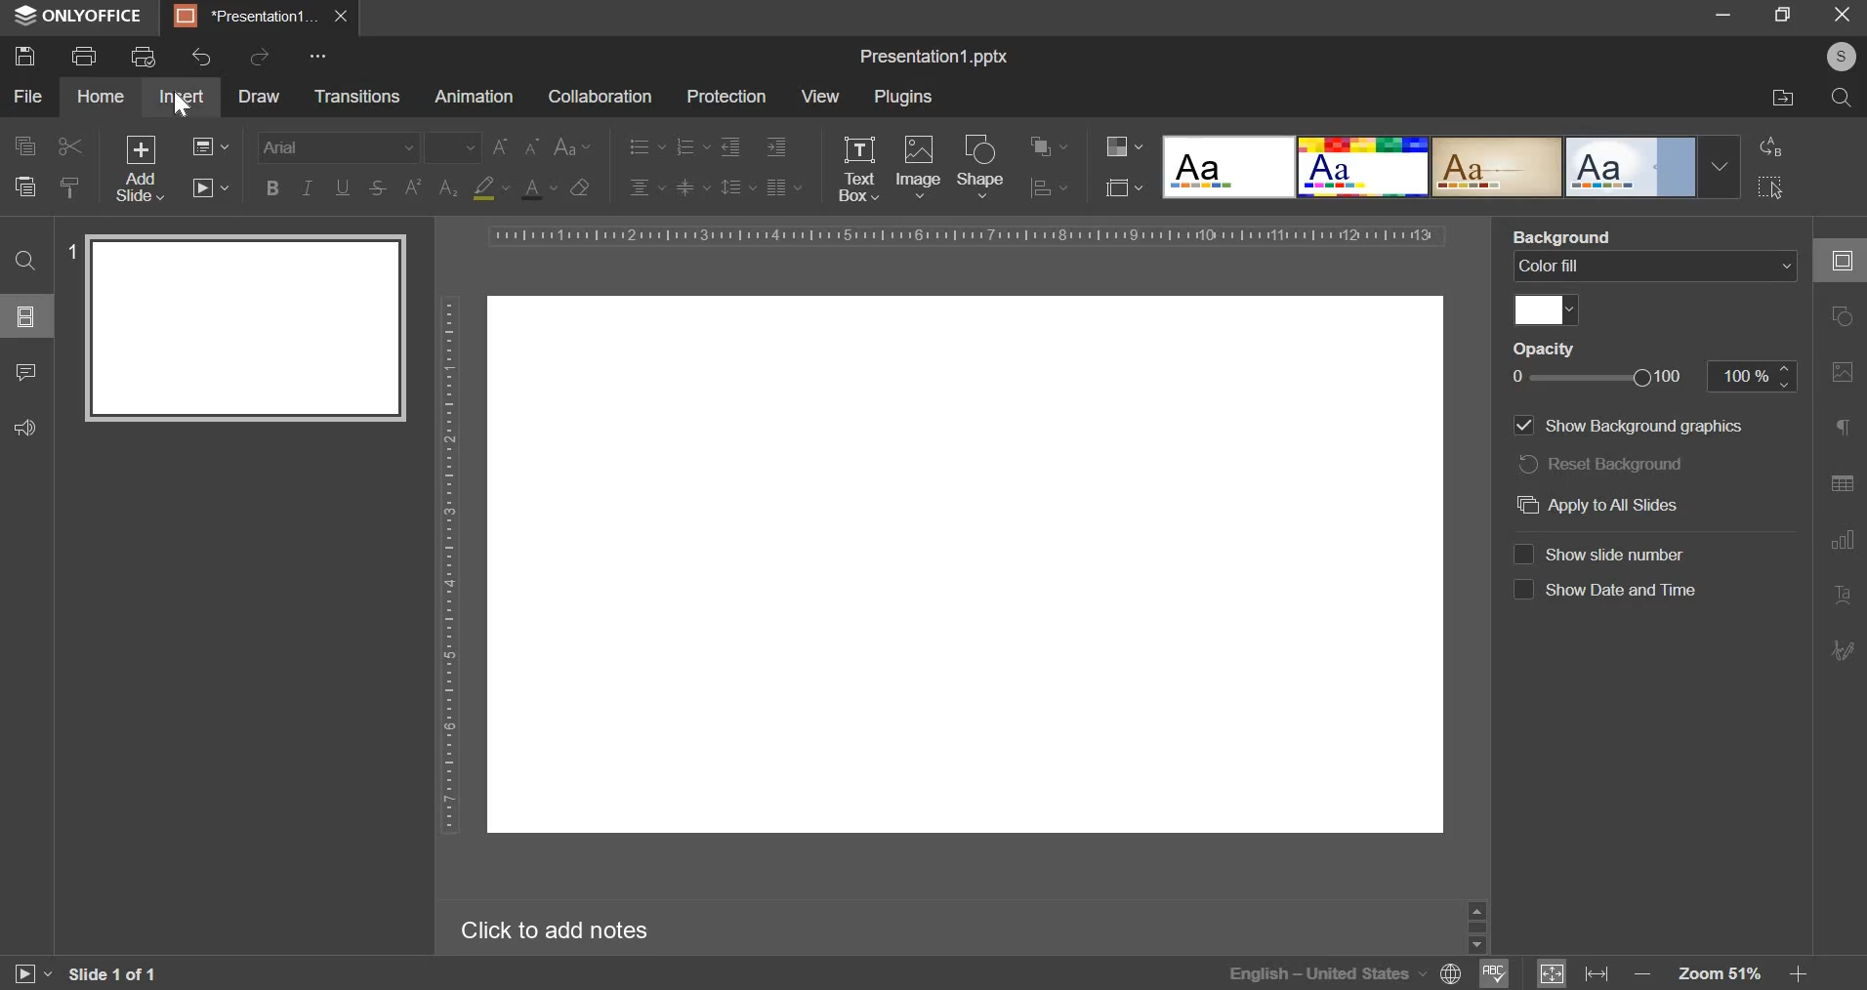  Describe the element at coordinates (856, 169) in the screenshot. I see `text box` at that location.